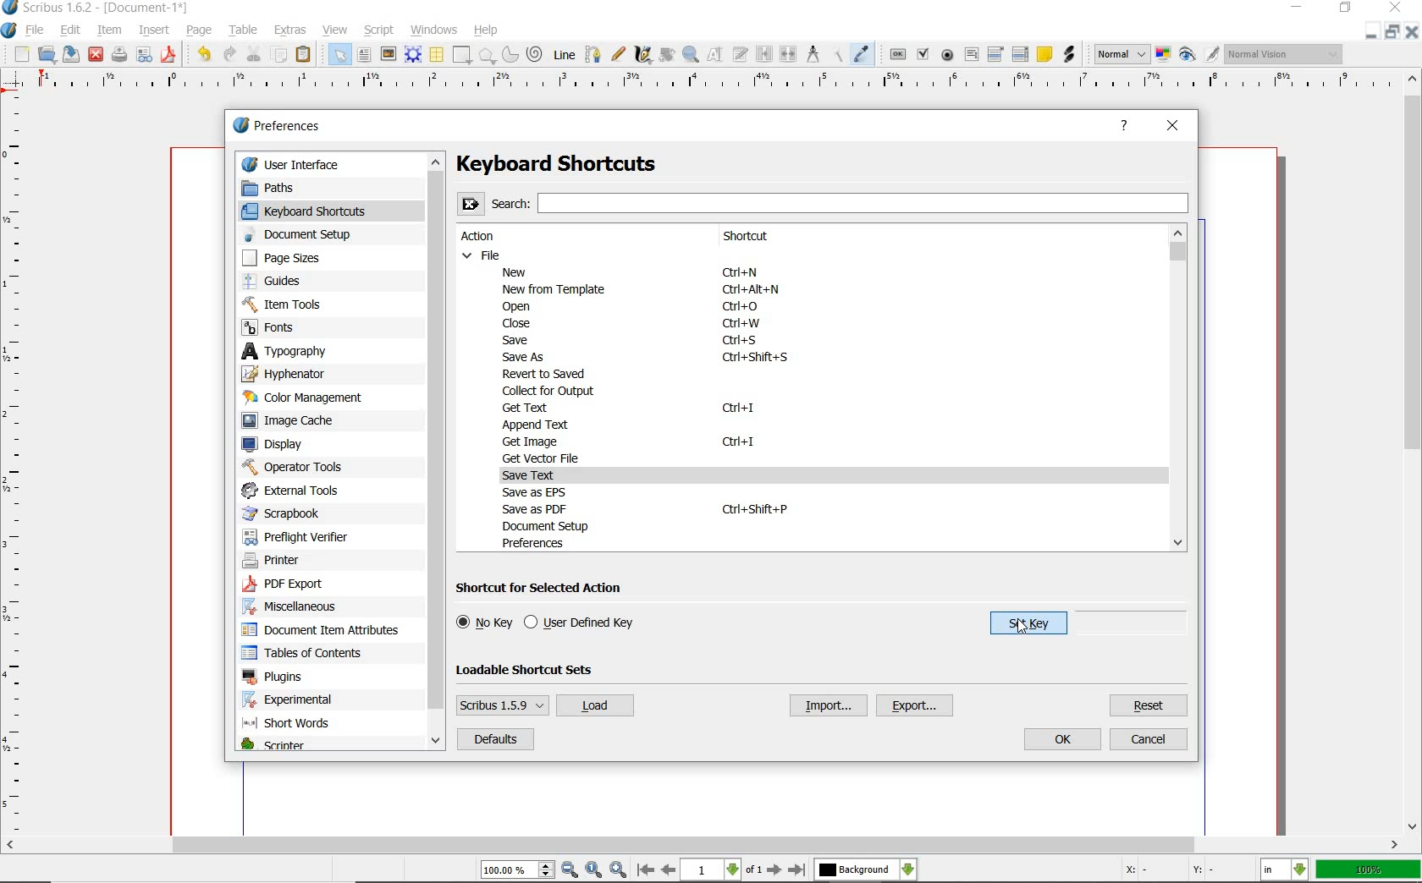 The width and height of the screenshot is (1422, 883). I want to click on item tools, so click(297, 304).